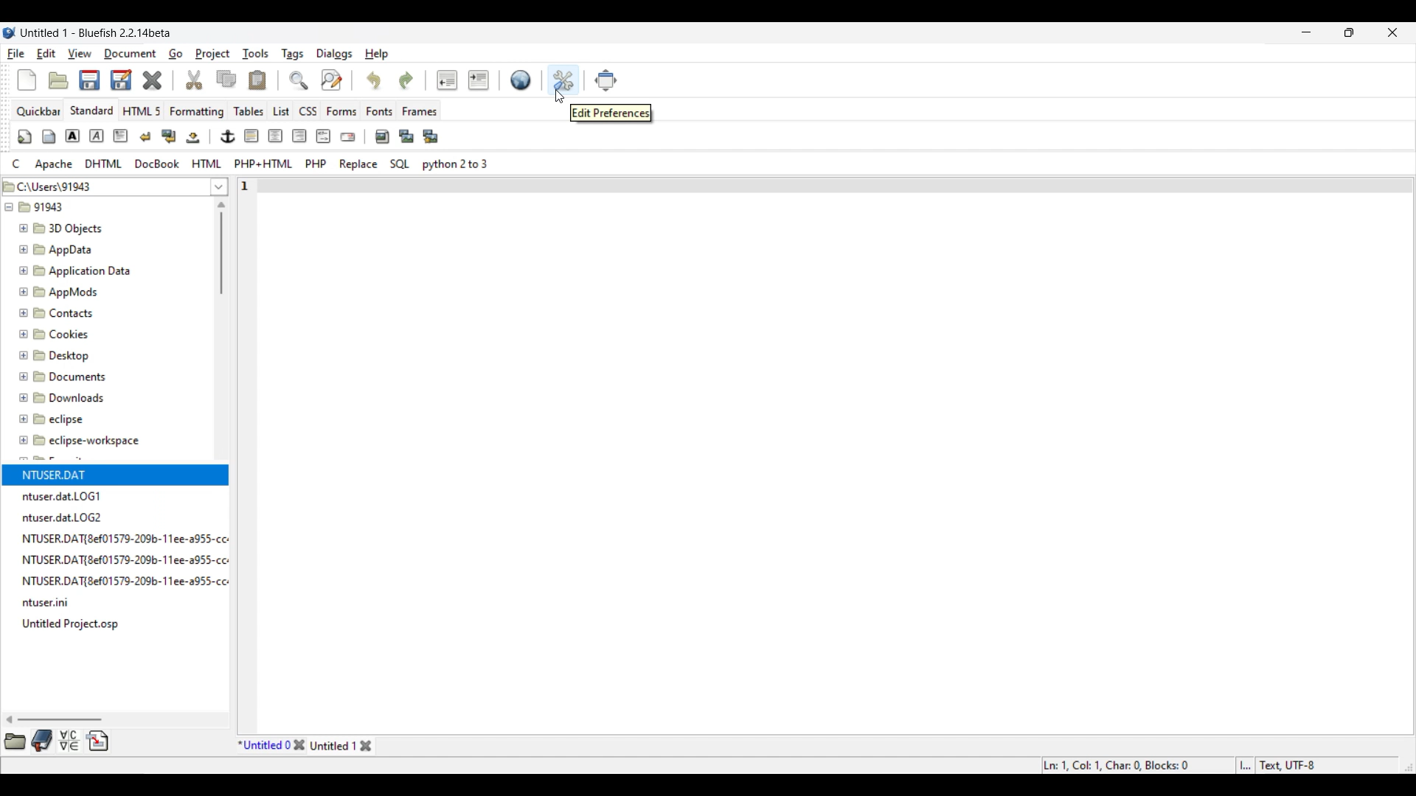 The image size is (1416, 796). Describe the element at coordinates (1181, 765) in the screenshot. I see `Status bar details` at that location.